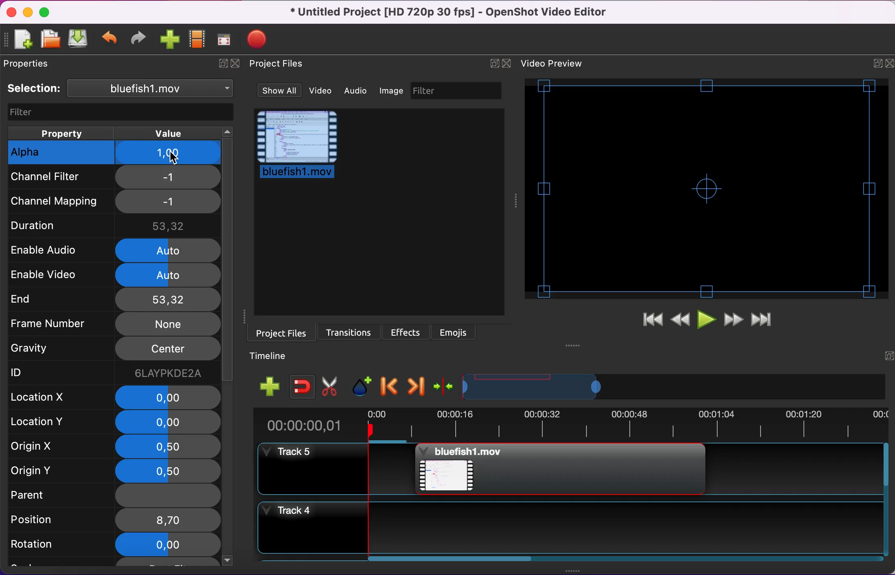 The height and width of the screenshot is (575, 895). What do you see at coordinates (532, 388) in the screenshot?
I see `timeline` at bounding box center [532, 388].